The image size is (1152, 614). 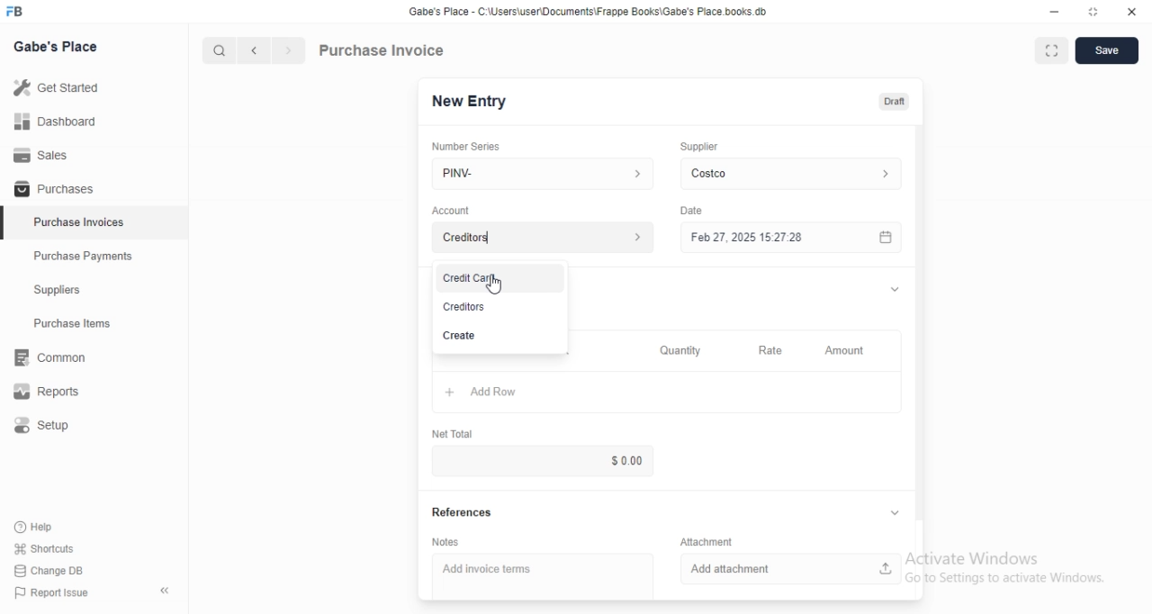 What do you see at coordinates (290, 50) in the screenshot?
I see `Next` at bounding box center [290, 50].